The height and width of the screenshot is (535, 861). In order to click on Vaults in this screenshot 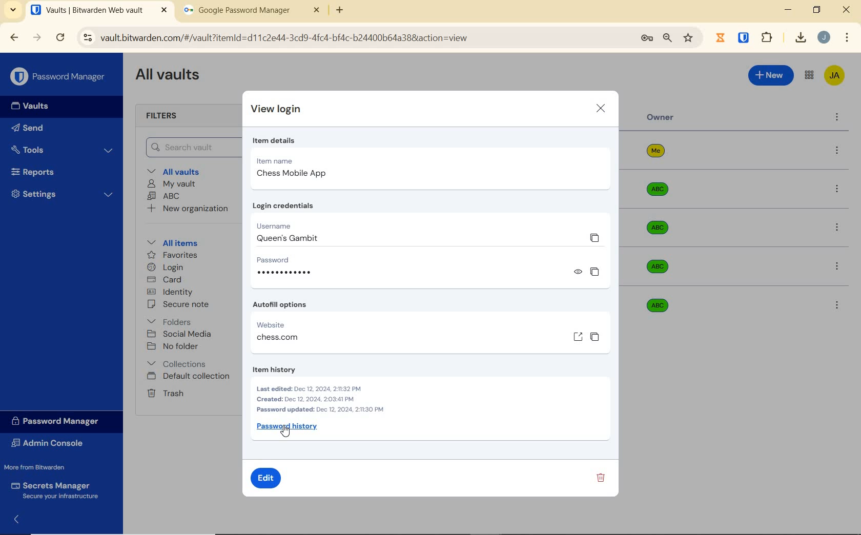, I will do `click(36, 107)`.